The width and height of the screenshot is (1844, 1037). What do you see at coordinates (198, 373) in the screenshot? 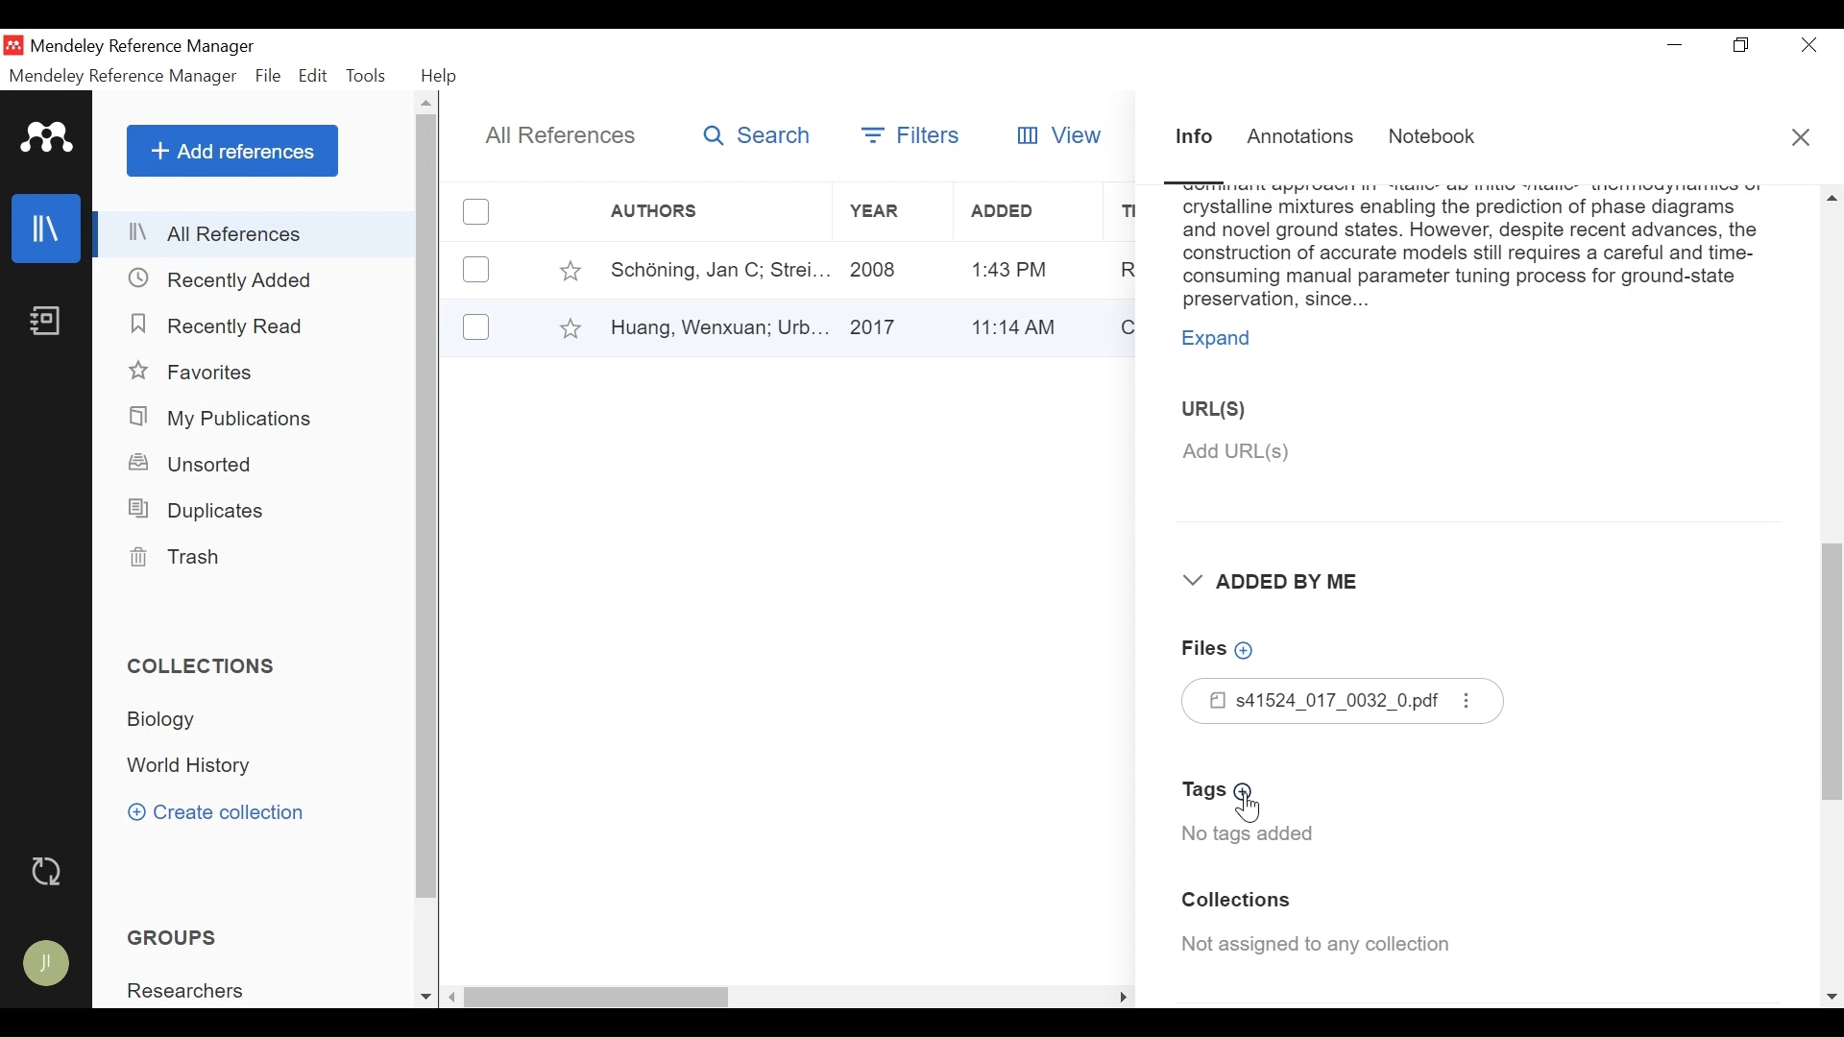
I see `Favorites` at bounding box center [198, 373].